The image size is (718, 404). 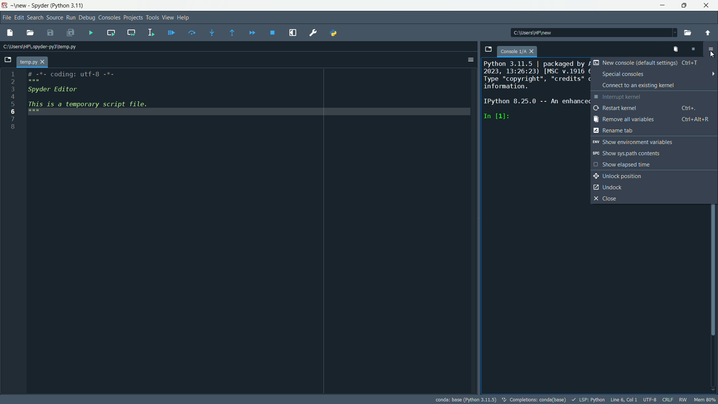 I want to click on interrupt kernel, so click(x=693, y=50).